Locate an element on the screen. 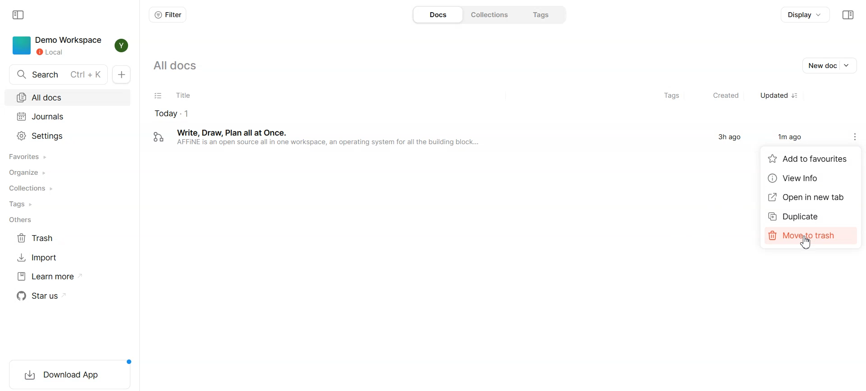 The width and height of the screenshot is (866, 391). Open in new tab is located at coordinates (811, 198).